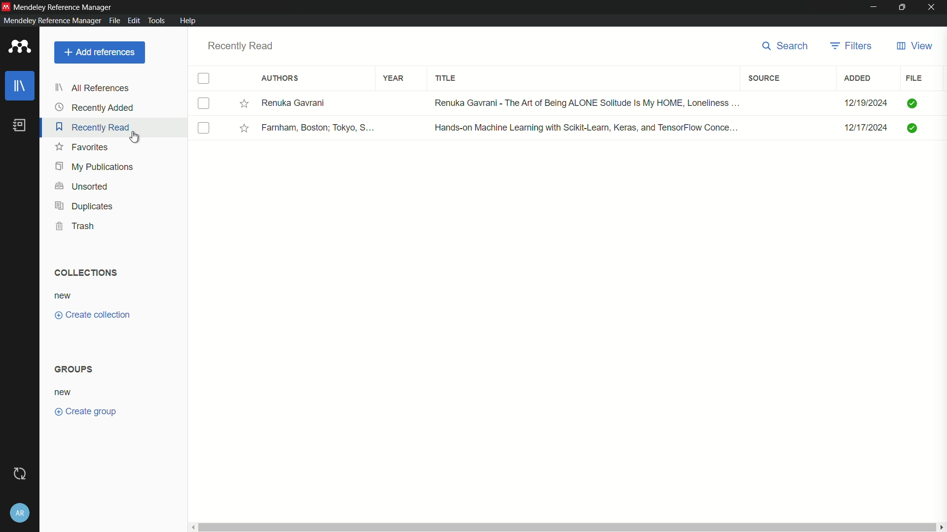 The height and width of the screenshot is (532, 947). What do you see at coordinates (73, 368) in the screenshot?
I see `groups` at bounding box center [73, 368].